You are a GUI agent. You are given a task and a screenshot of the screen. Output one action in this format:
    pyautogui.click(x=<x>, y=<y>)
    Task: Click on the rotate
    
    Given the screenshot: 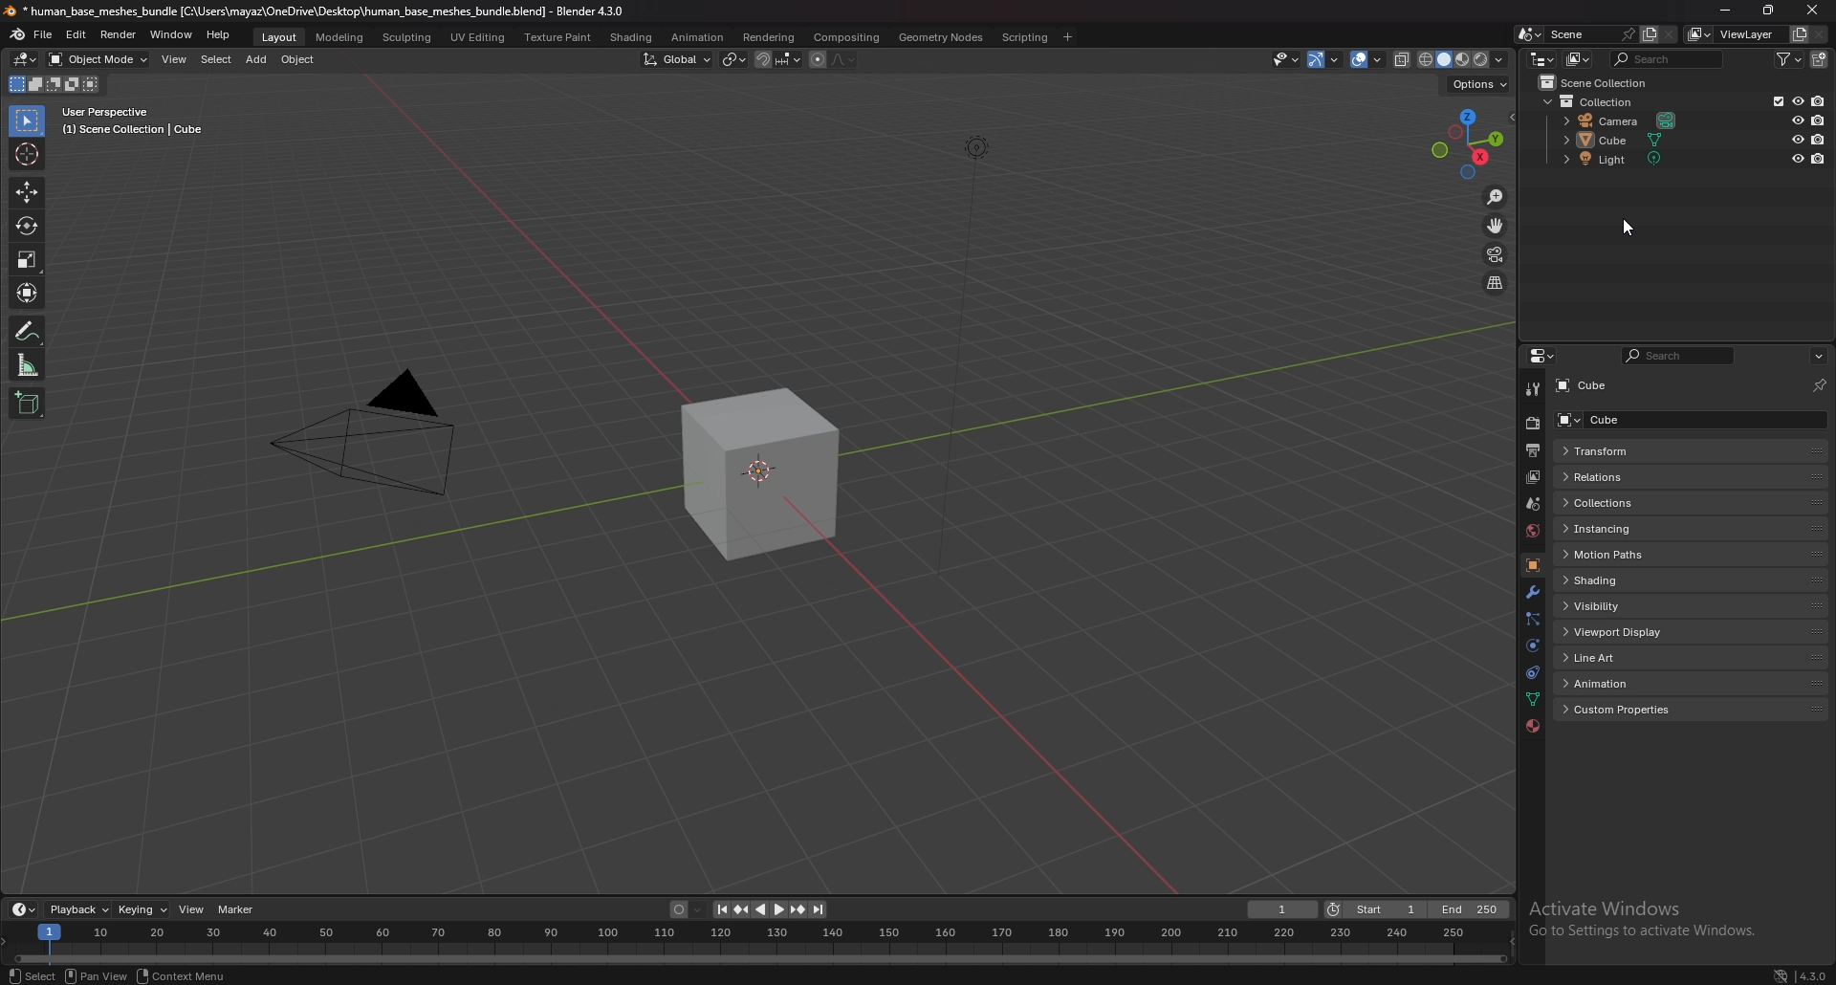 What is the action you would take?
    pyautogui.click(x=28, y=225)
    